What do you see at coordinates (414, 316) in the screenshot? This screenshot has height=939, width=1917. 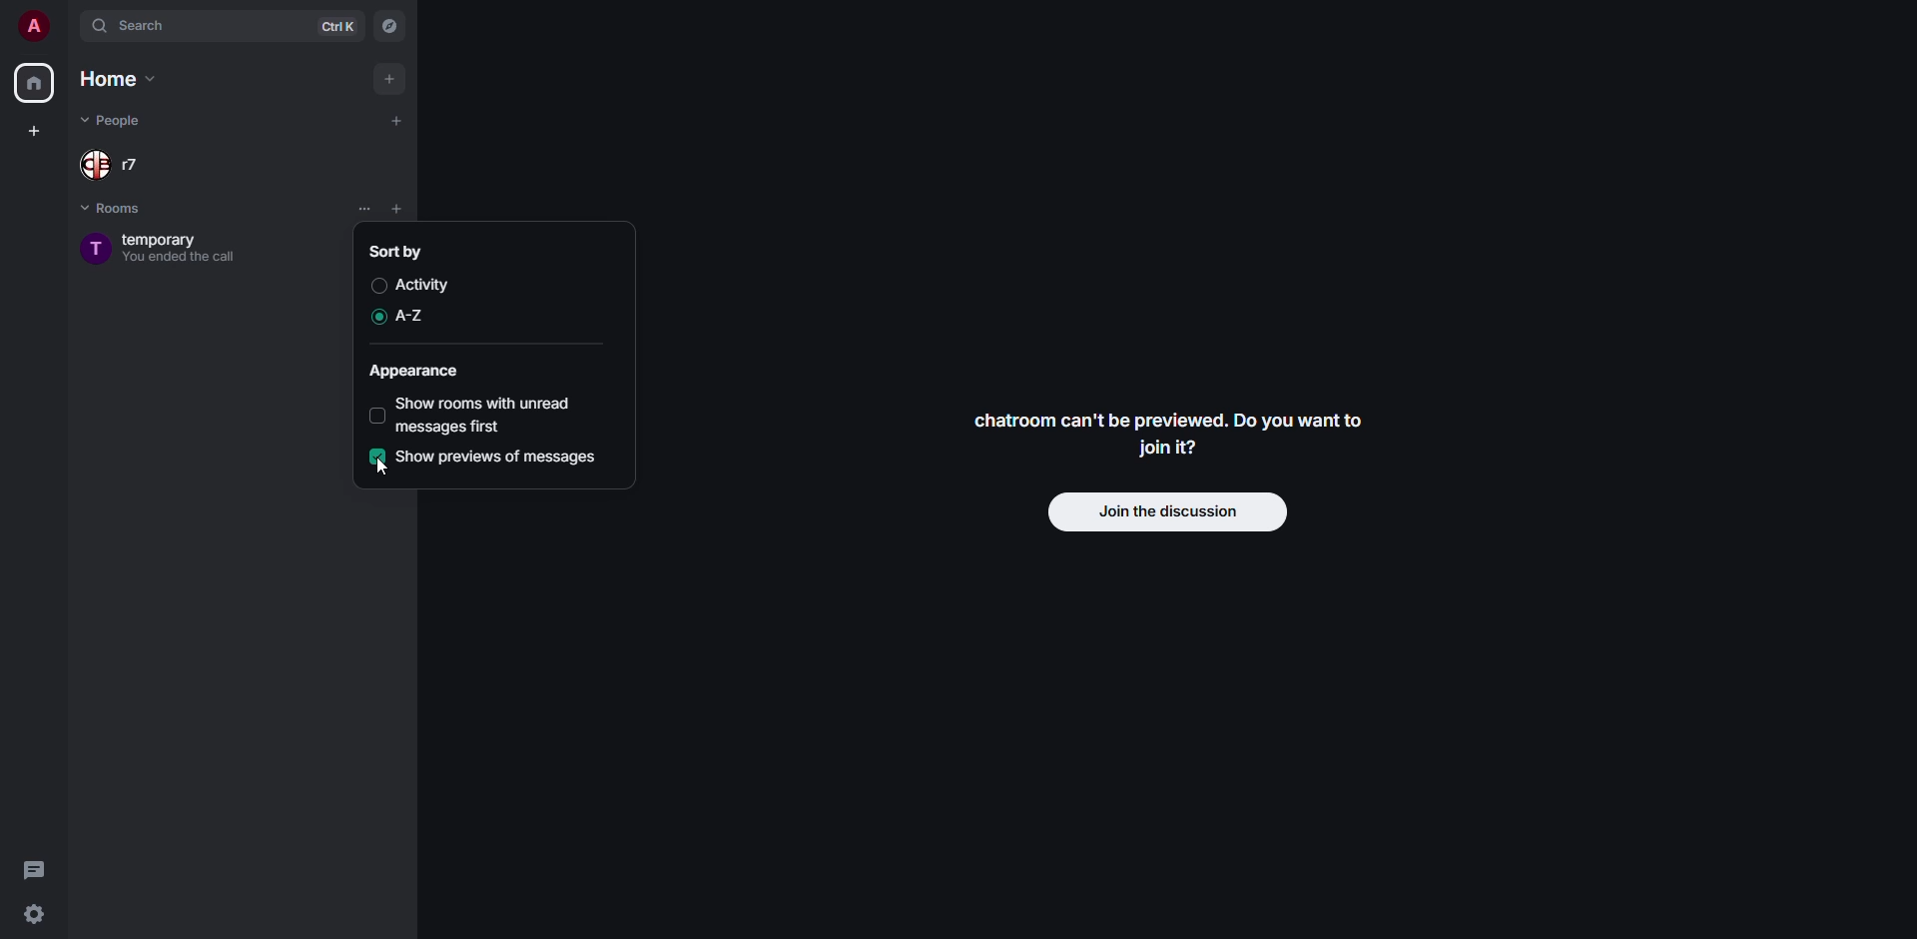 I see `a-z` at bounding box center [414, 316].